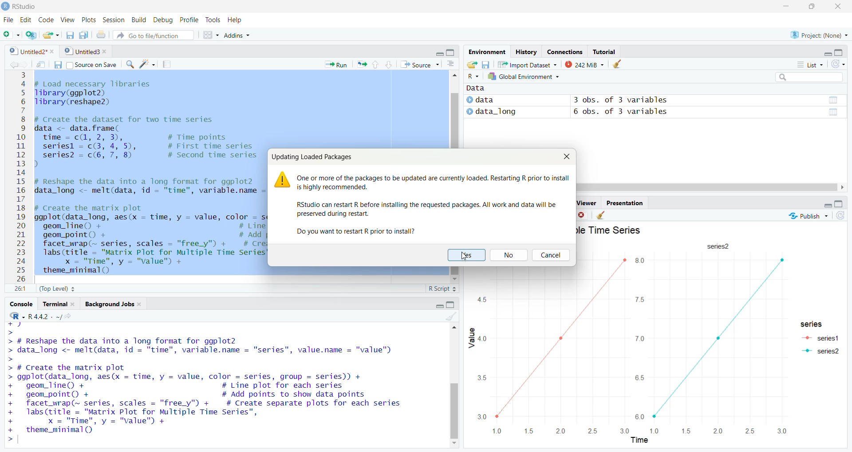 The image size is (852, 452). I want to click on Edit, so click(27, 20).